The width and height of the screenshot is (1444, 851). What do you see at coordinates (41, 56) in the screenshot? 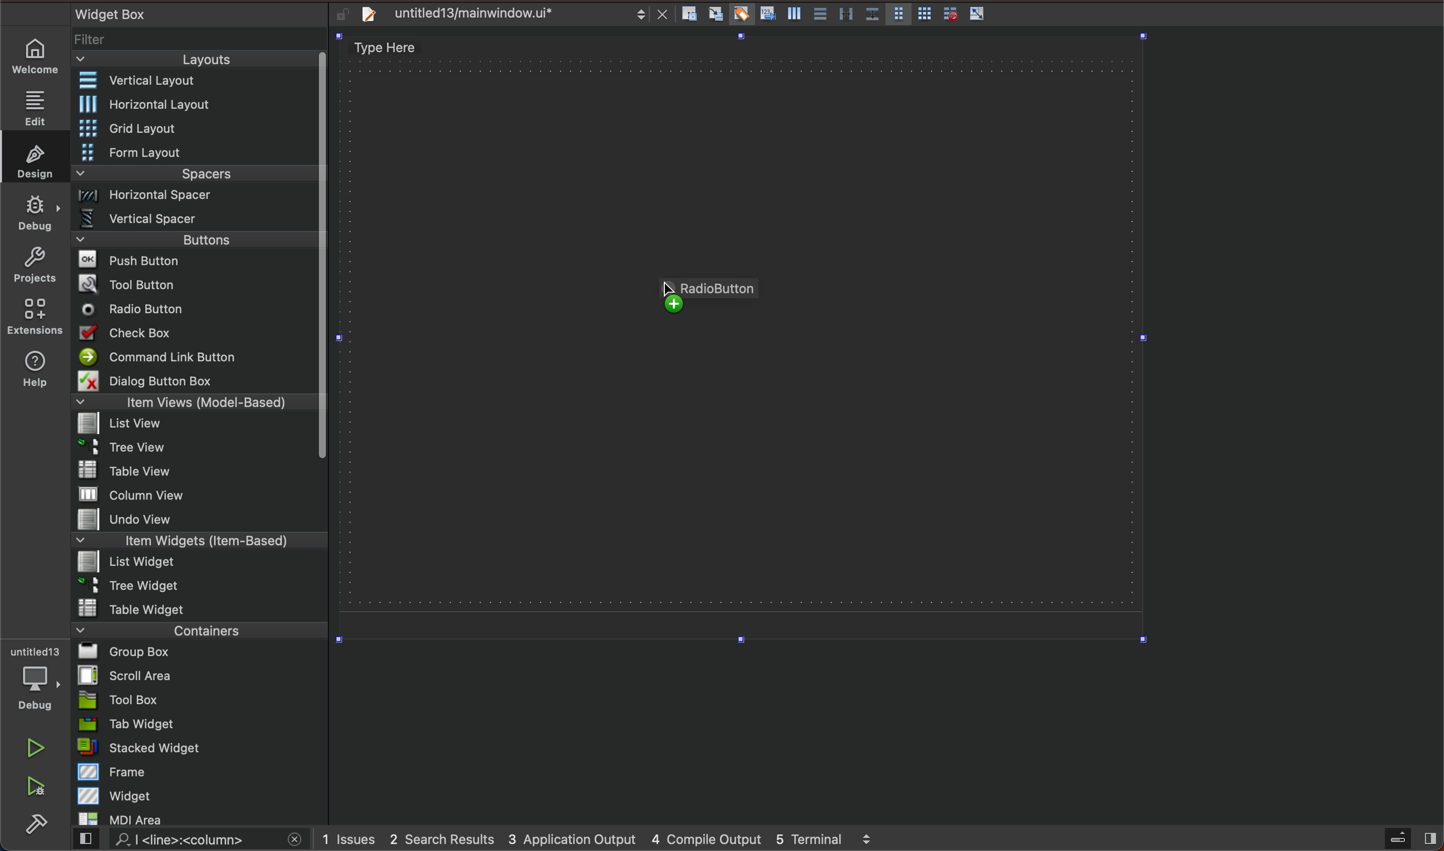
I see `home` at bounding box center [41, 56].